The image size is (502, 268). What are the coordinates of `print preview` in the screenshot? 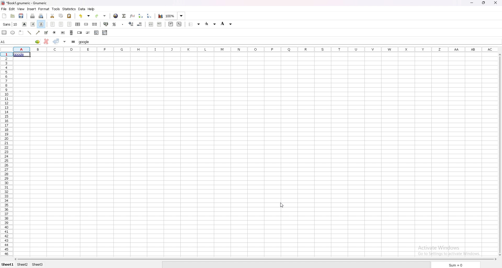 It's located at (42, 16).